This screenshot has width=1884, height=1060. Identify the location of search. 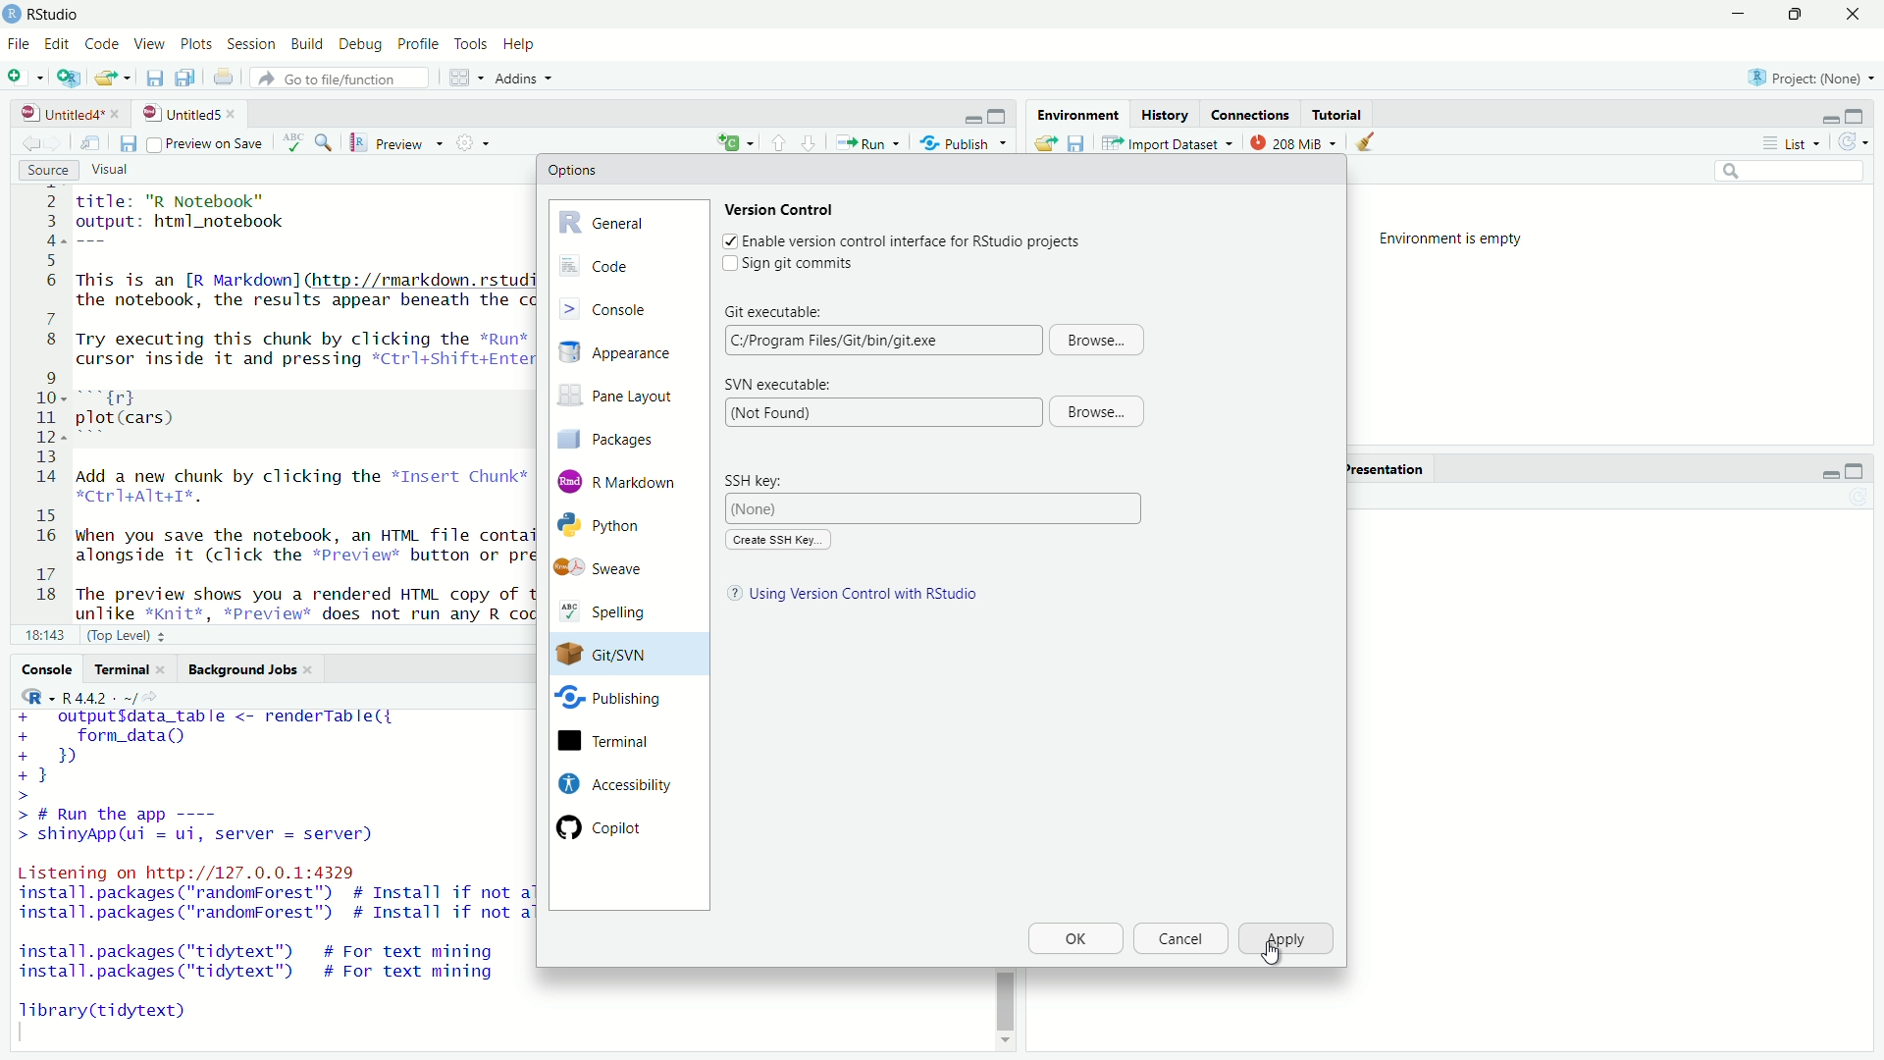
(1792, 173).